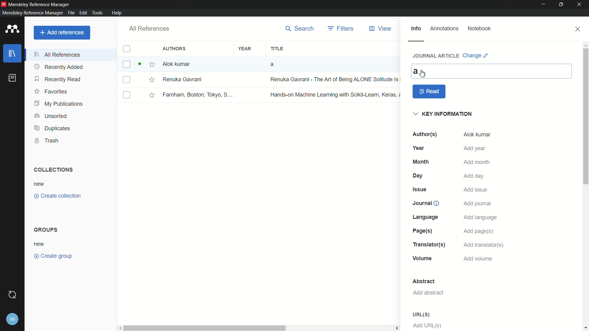  What do you see at coordinates (437, 55) in the screenshot?
I see `journal article` at bounding box center [437, 55].